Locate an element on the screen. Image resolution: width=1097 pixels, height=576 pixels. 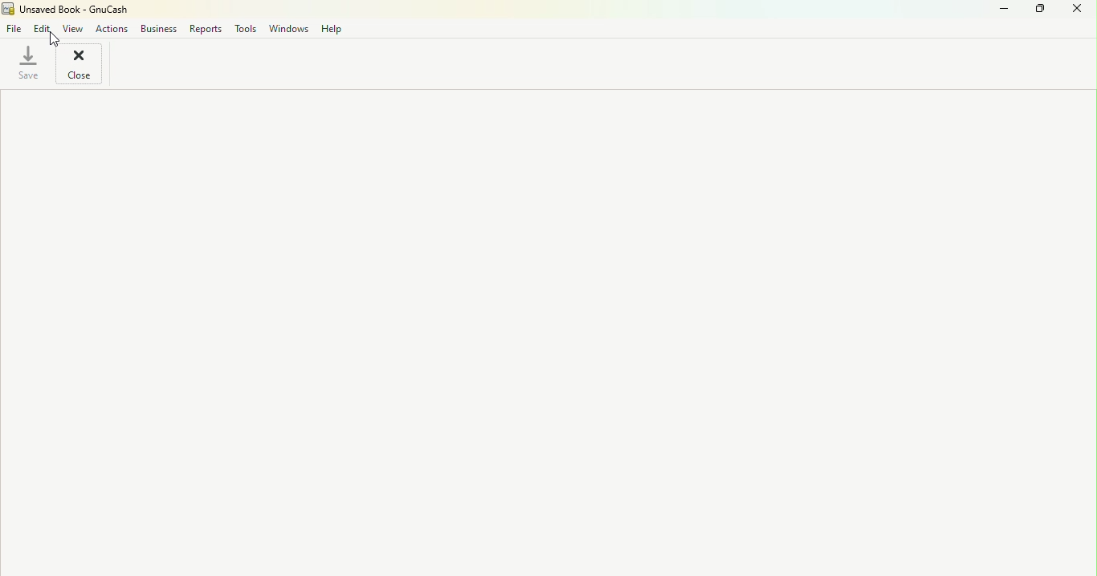
Edit is located at coordinates (42, 29).